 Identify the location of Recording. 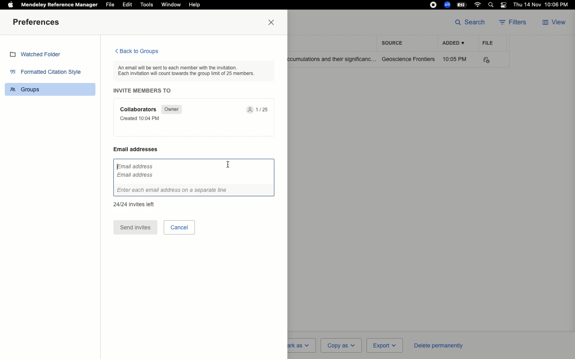
(433, 5).